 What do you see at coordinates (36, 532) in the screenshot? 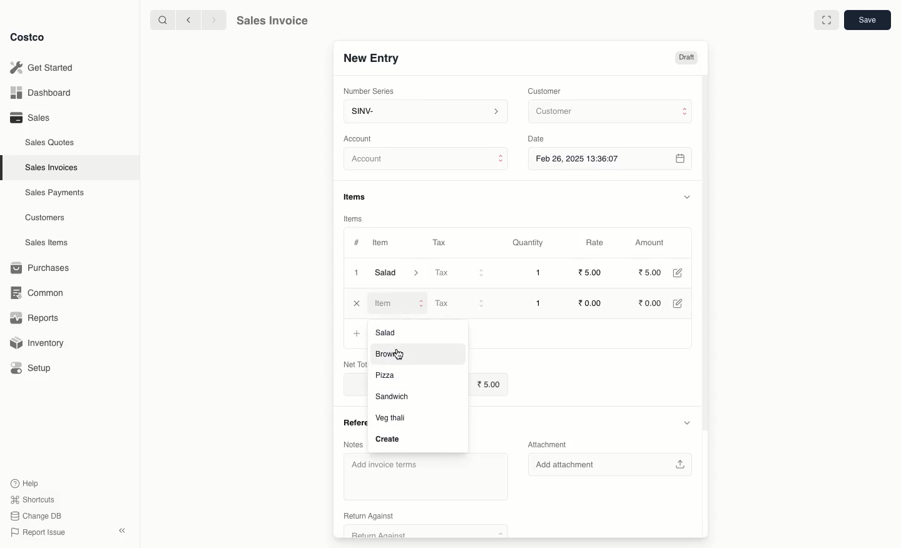
I see `Report Issue` at bounding box center [36, 532].